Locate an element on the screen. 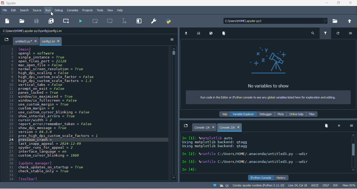  consoles is located at coordinates (73, 11).